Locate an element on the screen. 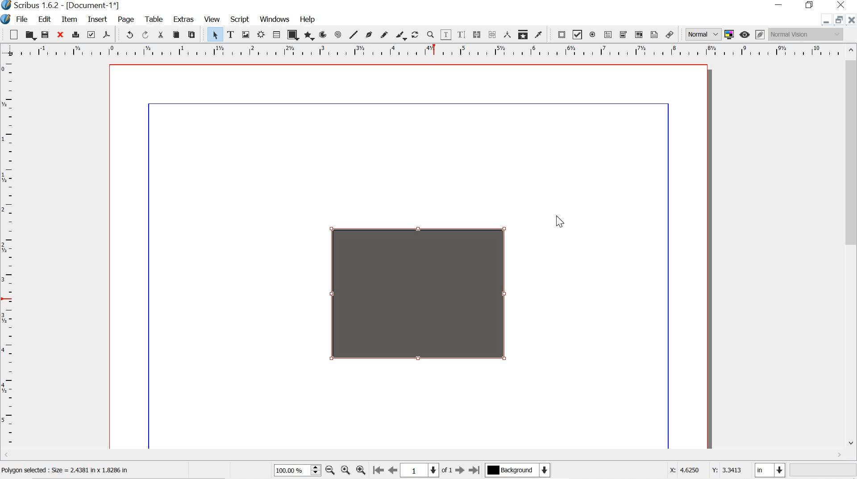 This screenshot has height=479, width=857. x: 4.6250  y:3.3413 is located at coordinates (705, 470).